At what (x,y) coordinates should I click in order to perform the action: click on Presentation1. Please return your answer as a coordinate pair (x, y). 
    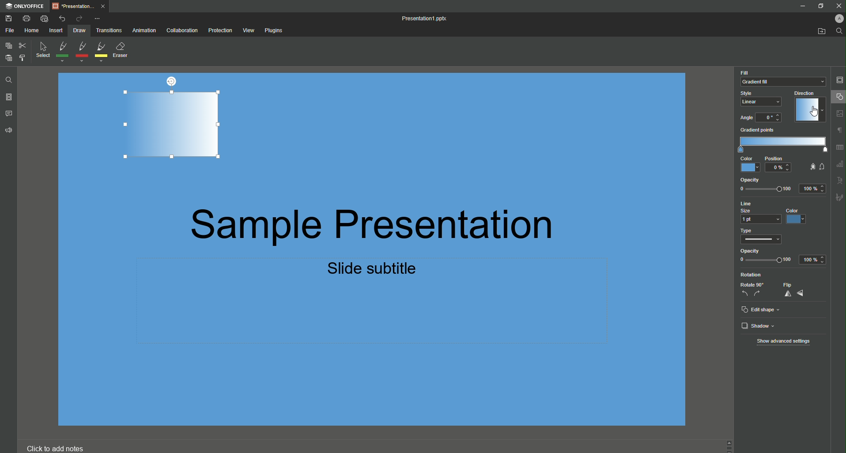
    Looking at the image, I should click on (428, 19).